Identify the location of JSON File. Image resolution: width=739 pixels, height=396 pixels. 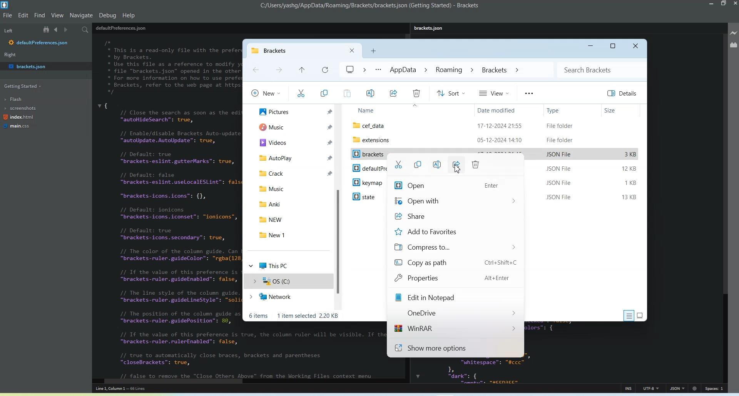
(563, 183).